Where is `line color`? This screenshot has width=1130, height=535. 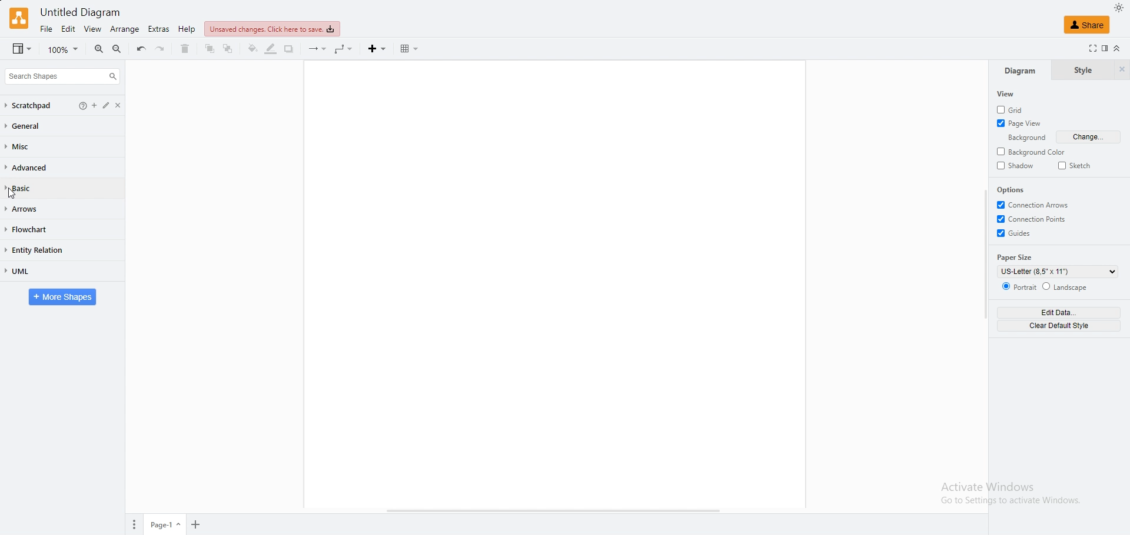
line color is located at coordinates (271, 49).